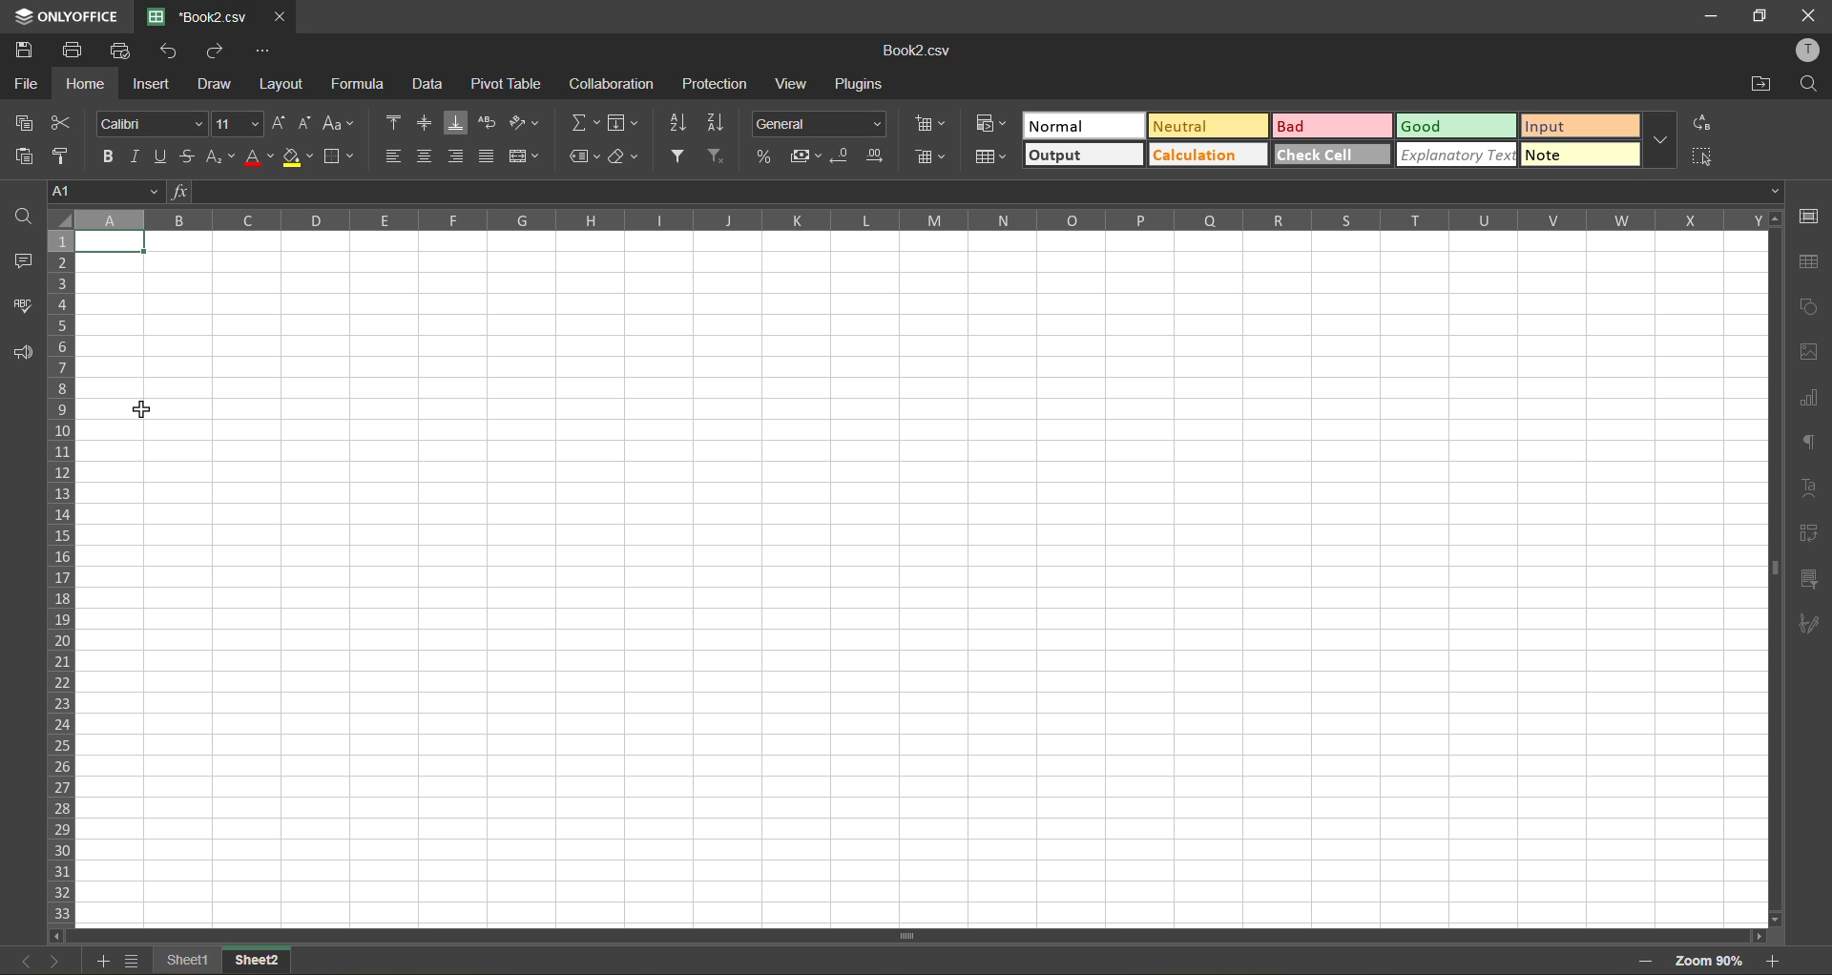  I want to click on column names, so click(917, 219).